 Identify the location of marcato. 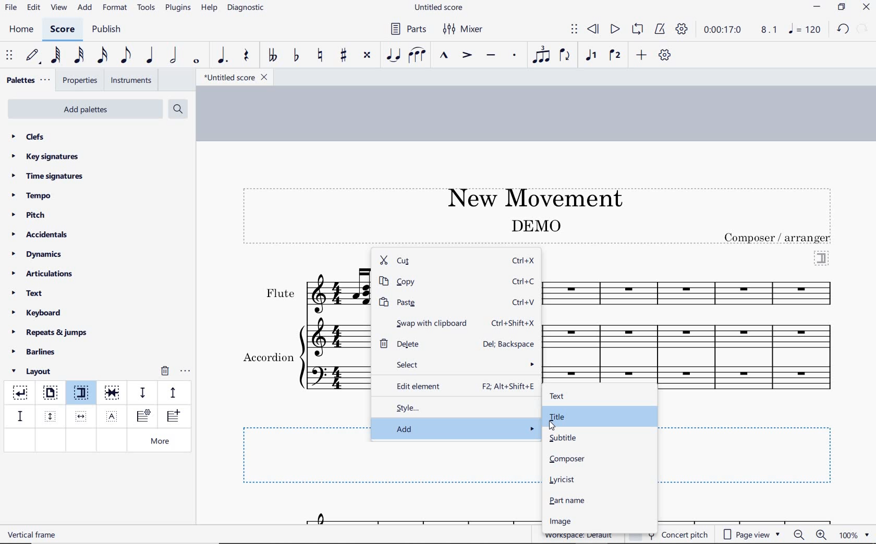
(445, 56).